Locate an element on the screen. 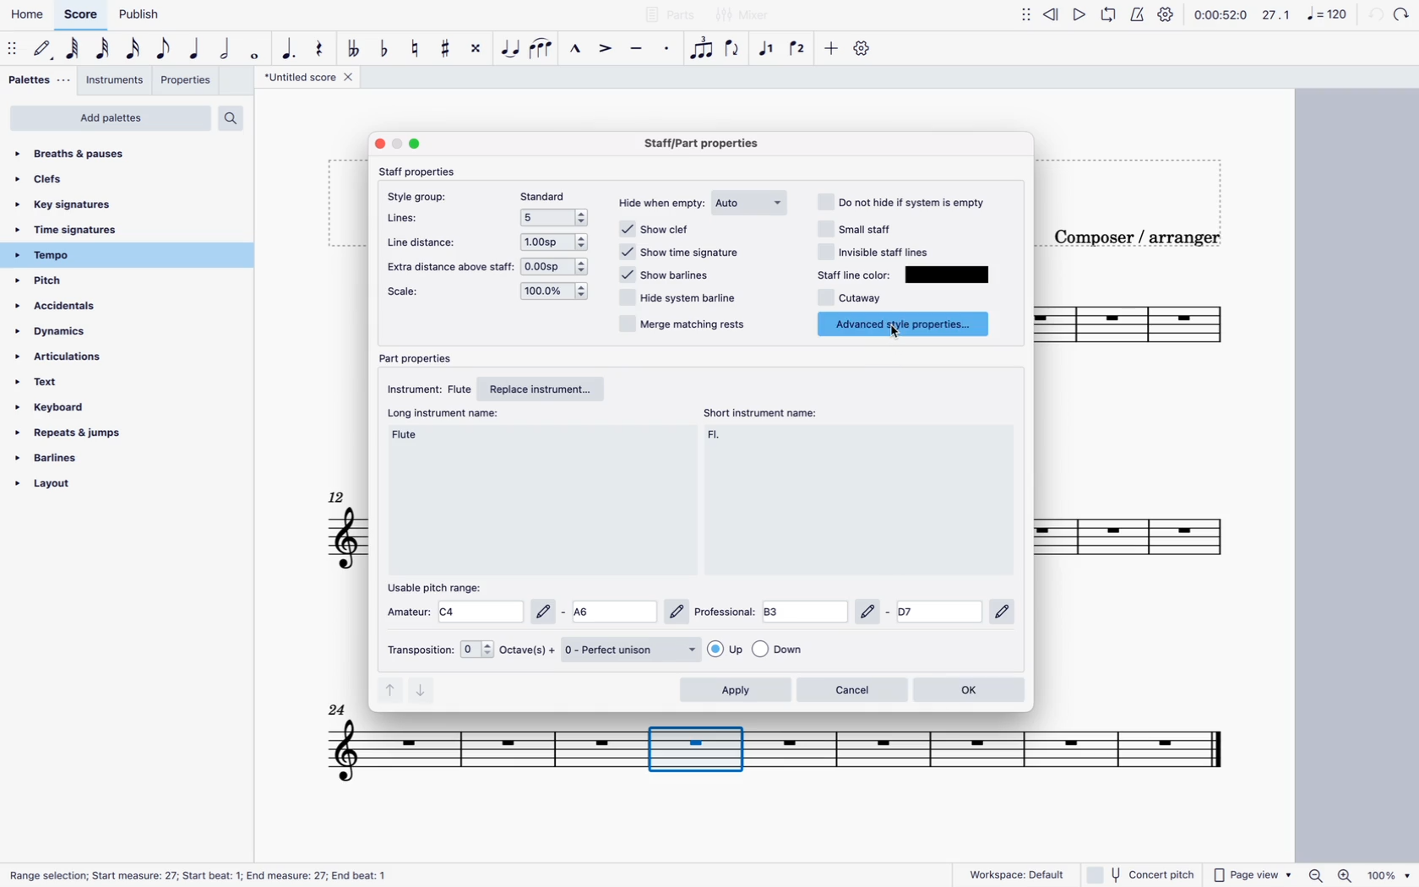 Image resolution: width=1419 pixels, height=887 pixels. toggle natural is located at coordinates (416, 49).